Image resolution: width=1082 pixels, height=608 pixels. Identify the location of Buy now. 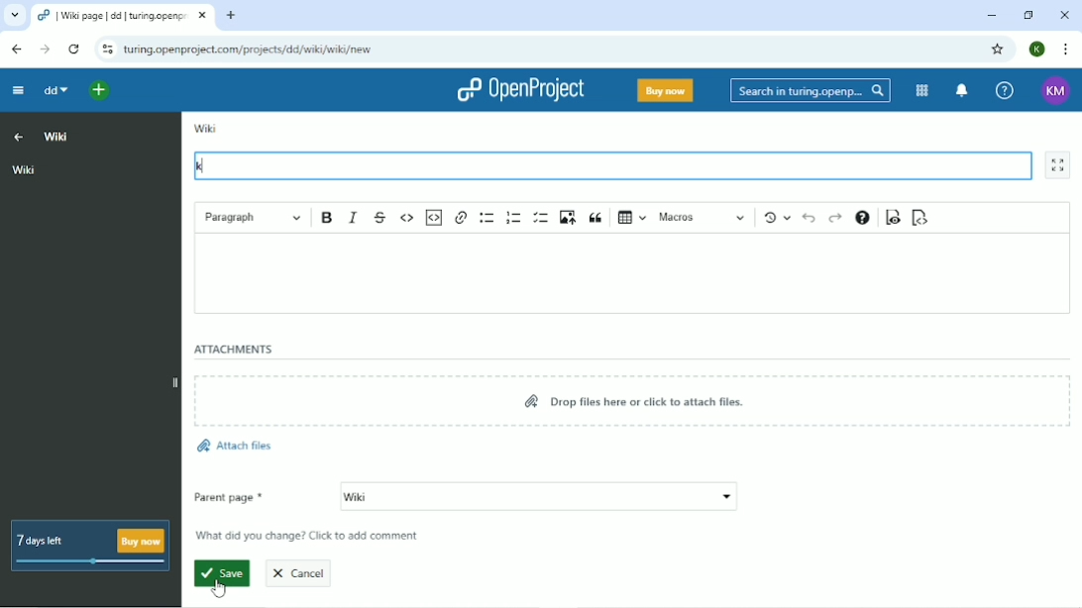
(667, 91).